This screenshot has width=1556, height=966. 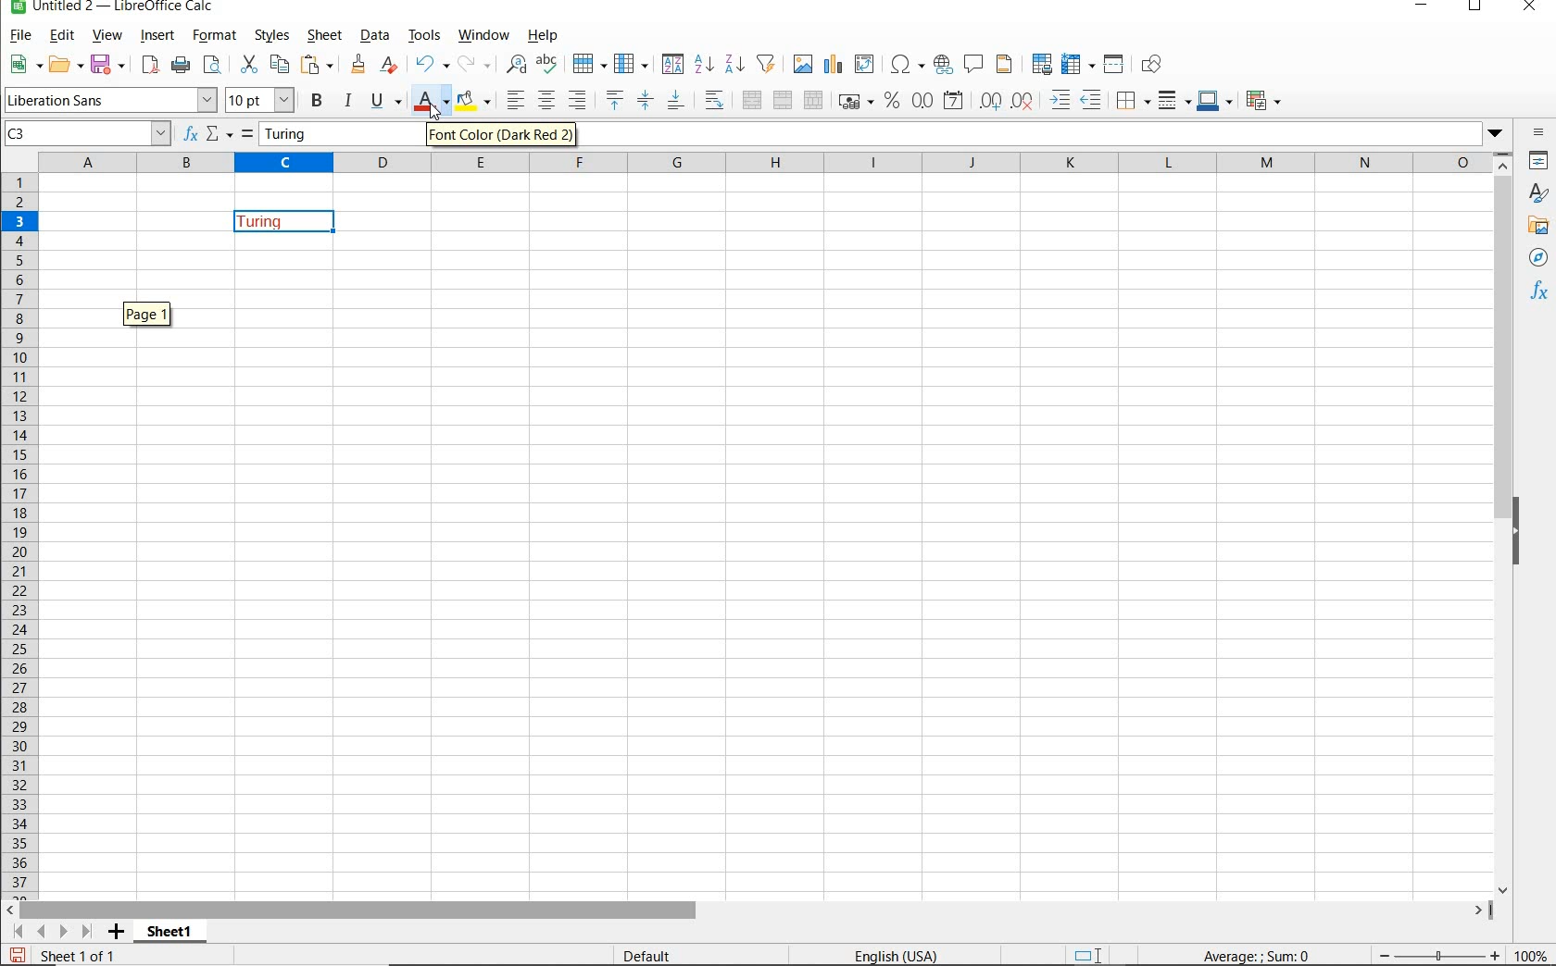 What do you see at coordinates (646, 102) in the screenshot?
I see `CENTER VERTICALLY` at bounding box center [646, 102].